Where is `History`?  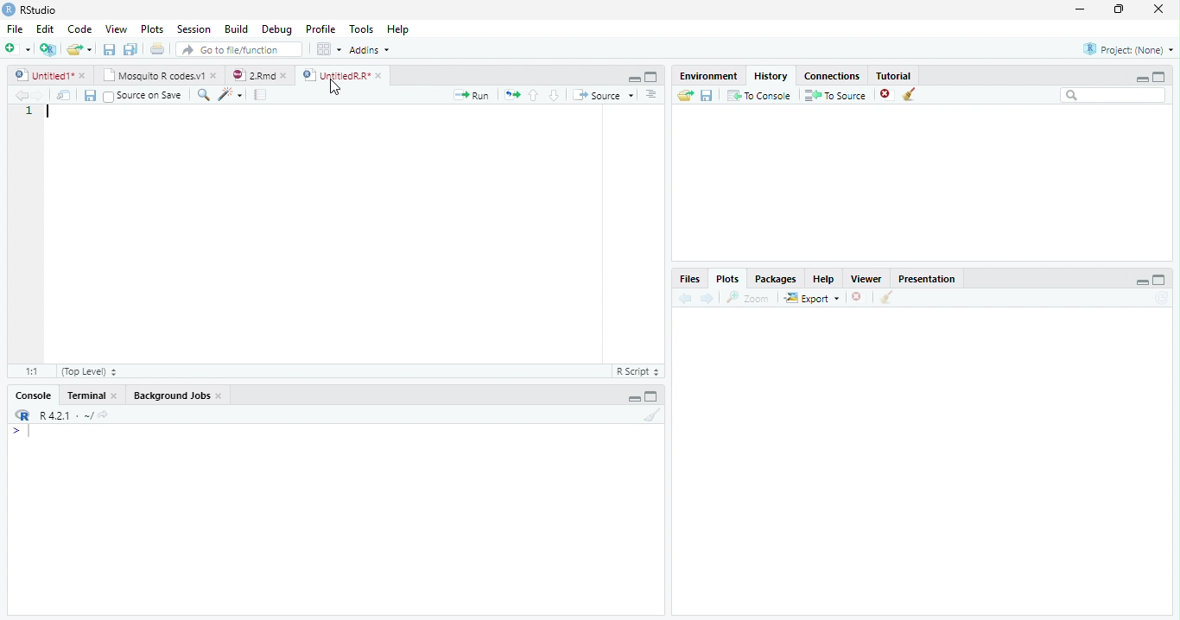 History is located at coordinates (771, 76).